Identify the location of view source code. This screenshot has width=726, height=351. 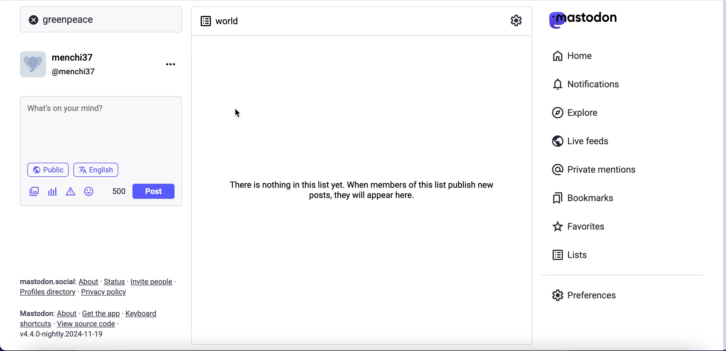
(88, 324).